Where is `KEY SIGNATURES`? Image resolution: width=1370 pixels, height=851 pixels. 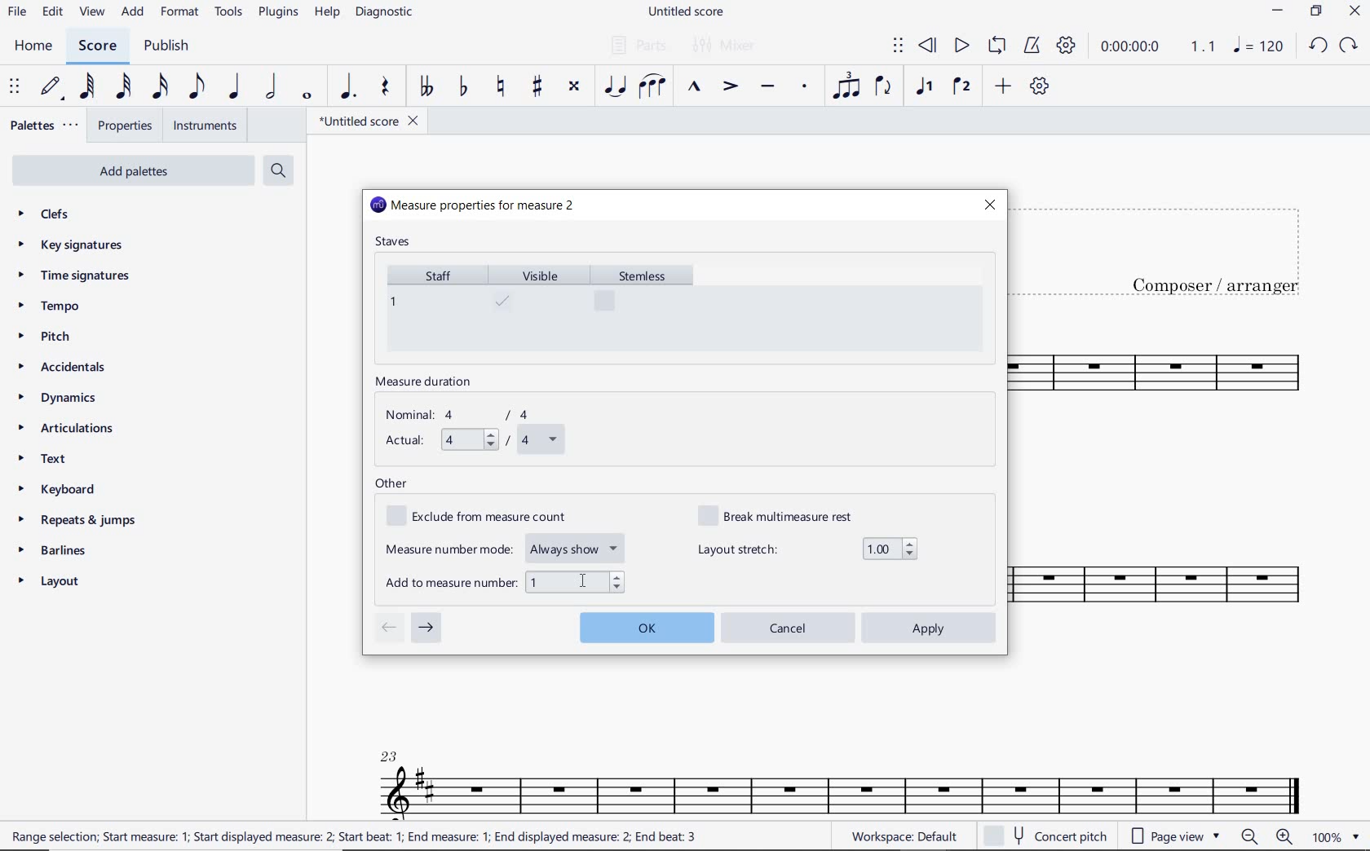
KEY SIGNATURES is located at coordinates (75, 245).